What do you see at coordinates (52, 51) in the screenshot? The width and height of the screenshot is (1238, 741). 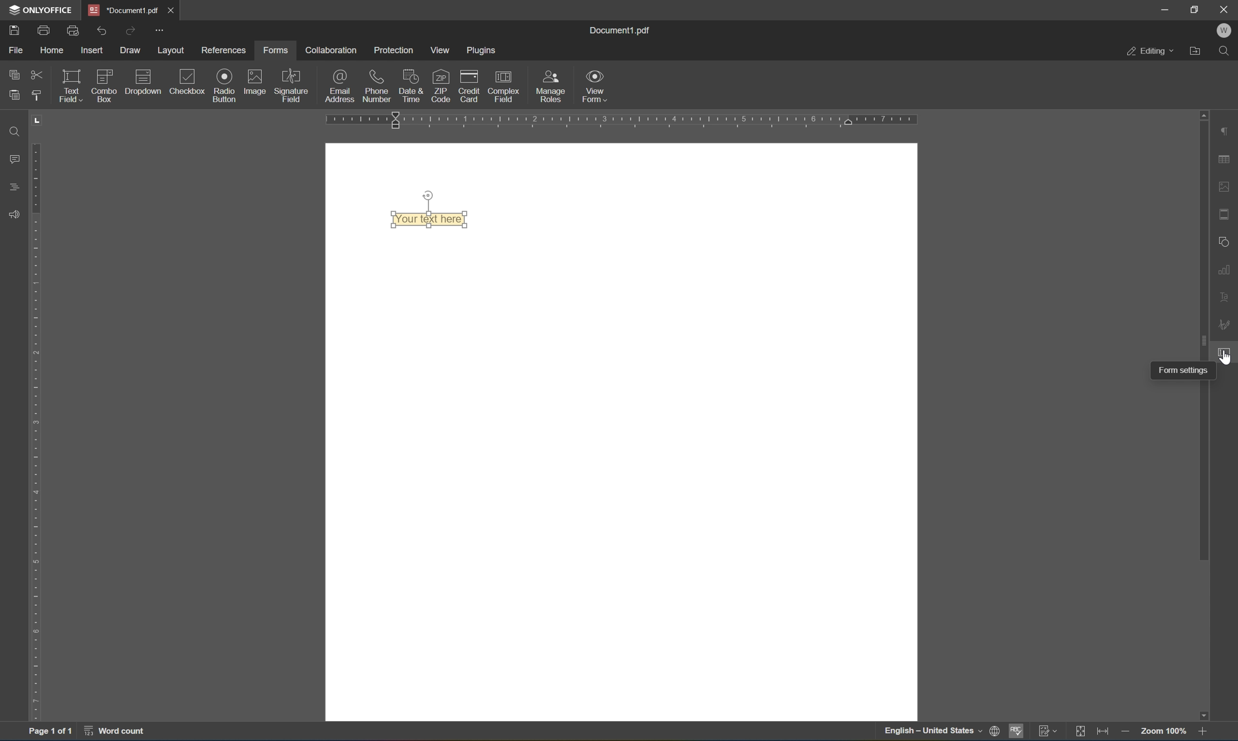 I see `home` at bounding box center [52, 51].